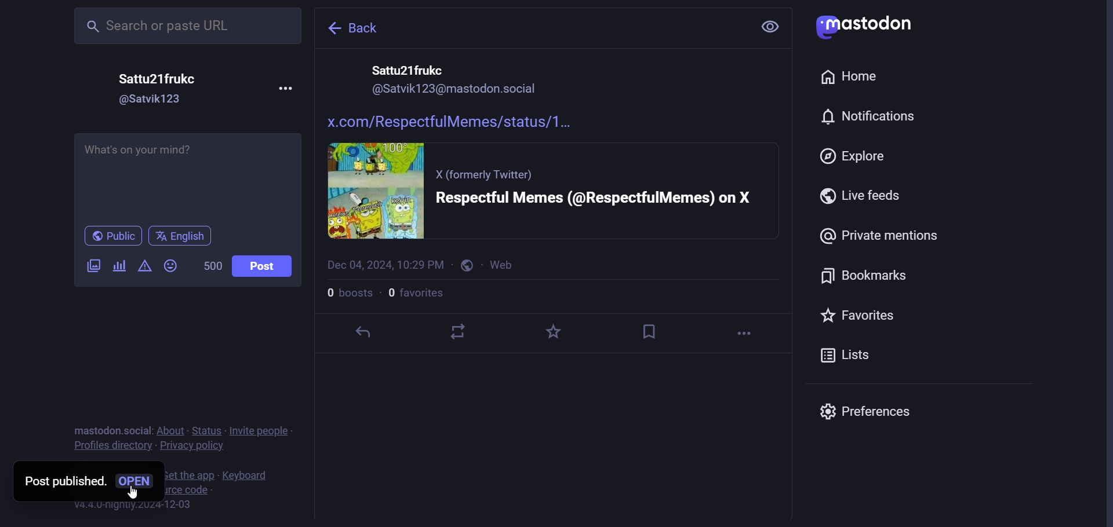 Image resolution: width=1113 pixels, height=527 pixels. What do you see at coordinates (95, 429) in the screenshot?
I see `mastodon` at bounding box center [95, 429].